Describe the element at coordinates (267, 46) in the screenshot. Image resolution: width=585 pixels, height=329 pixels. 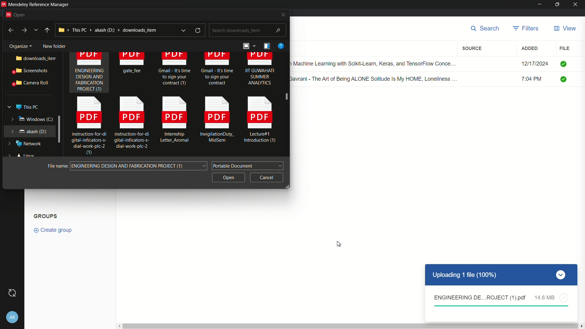
I see `details` at that location.